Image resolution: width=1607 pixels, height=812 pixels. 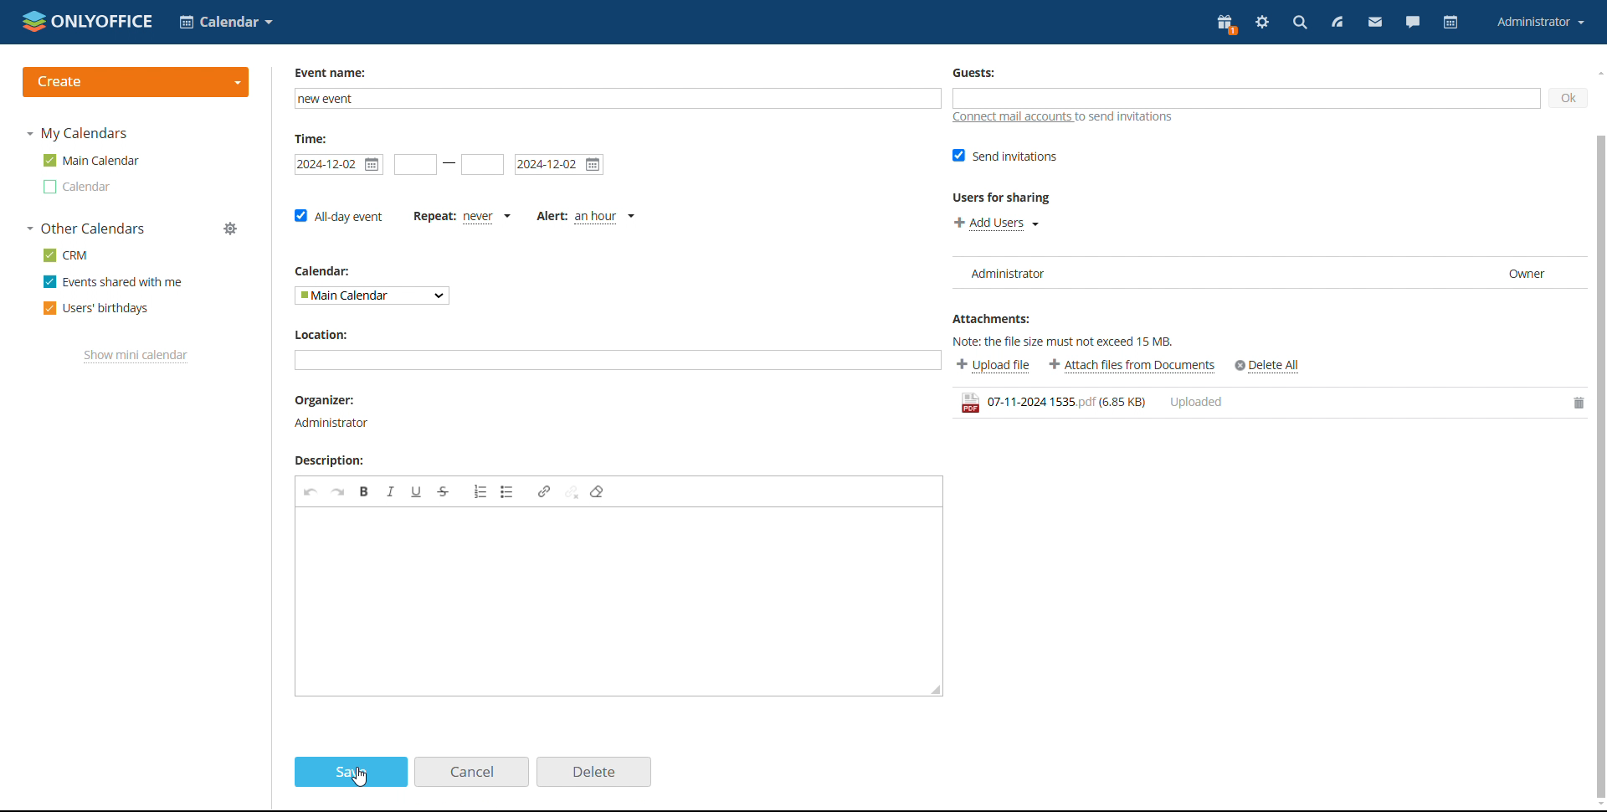 What do you see at coordinates (992, 365) in the screenshot?
I see `upload file` at bounding box center [992, 365].